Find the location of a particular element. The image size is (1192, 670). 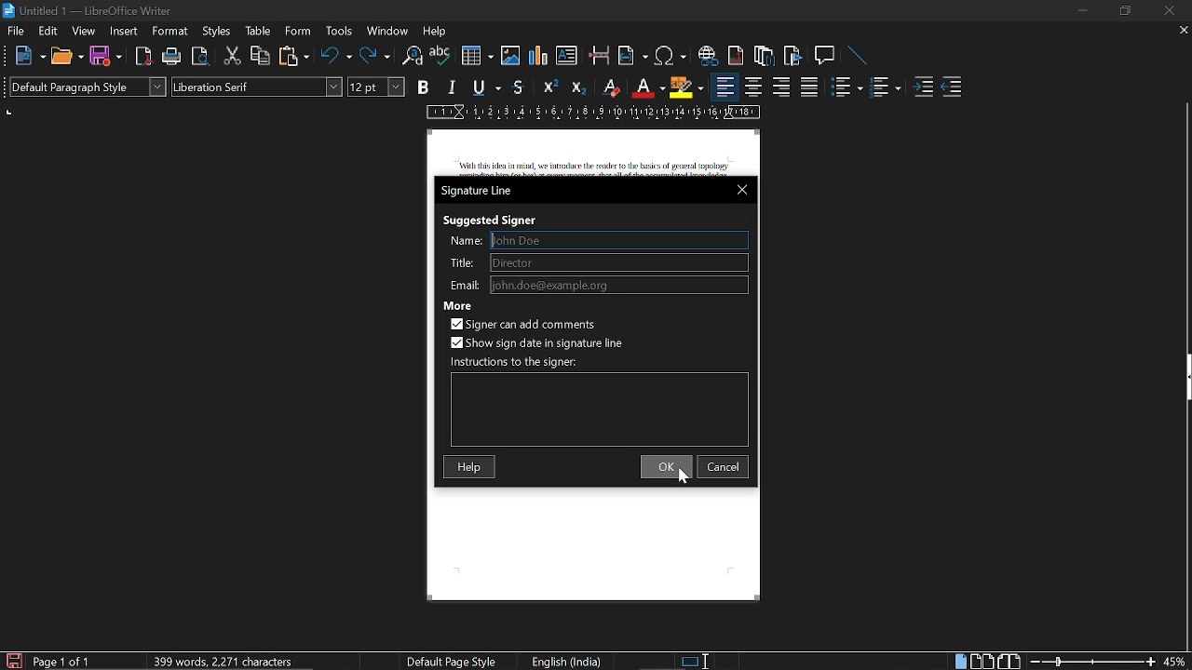

current window is located at coordinates (481, 191).